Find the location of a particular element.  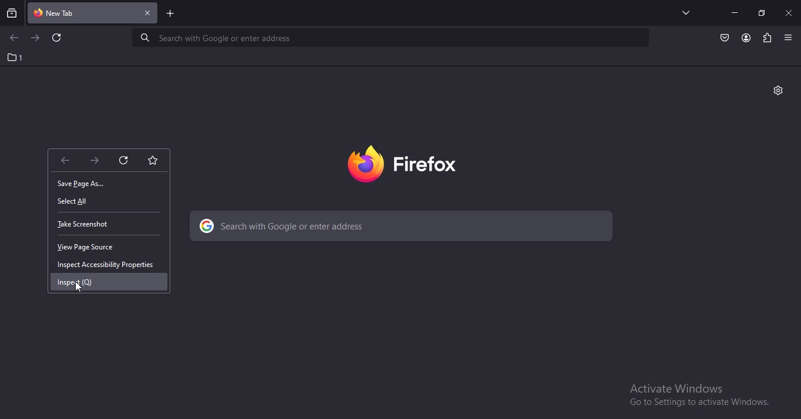

open application menu is located at coordinates (788, 38).